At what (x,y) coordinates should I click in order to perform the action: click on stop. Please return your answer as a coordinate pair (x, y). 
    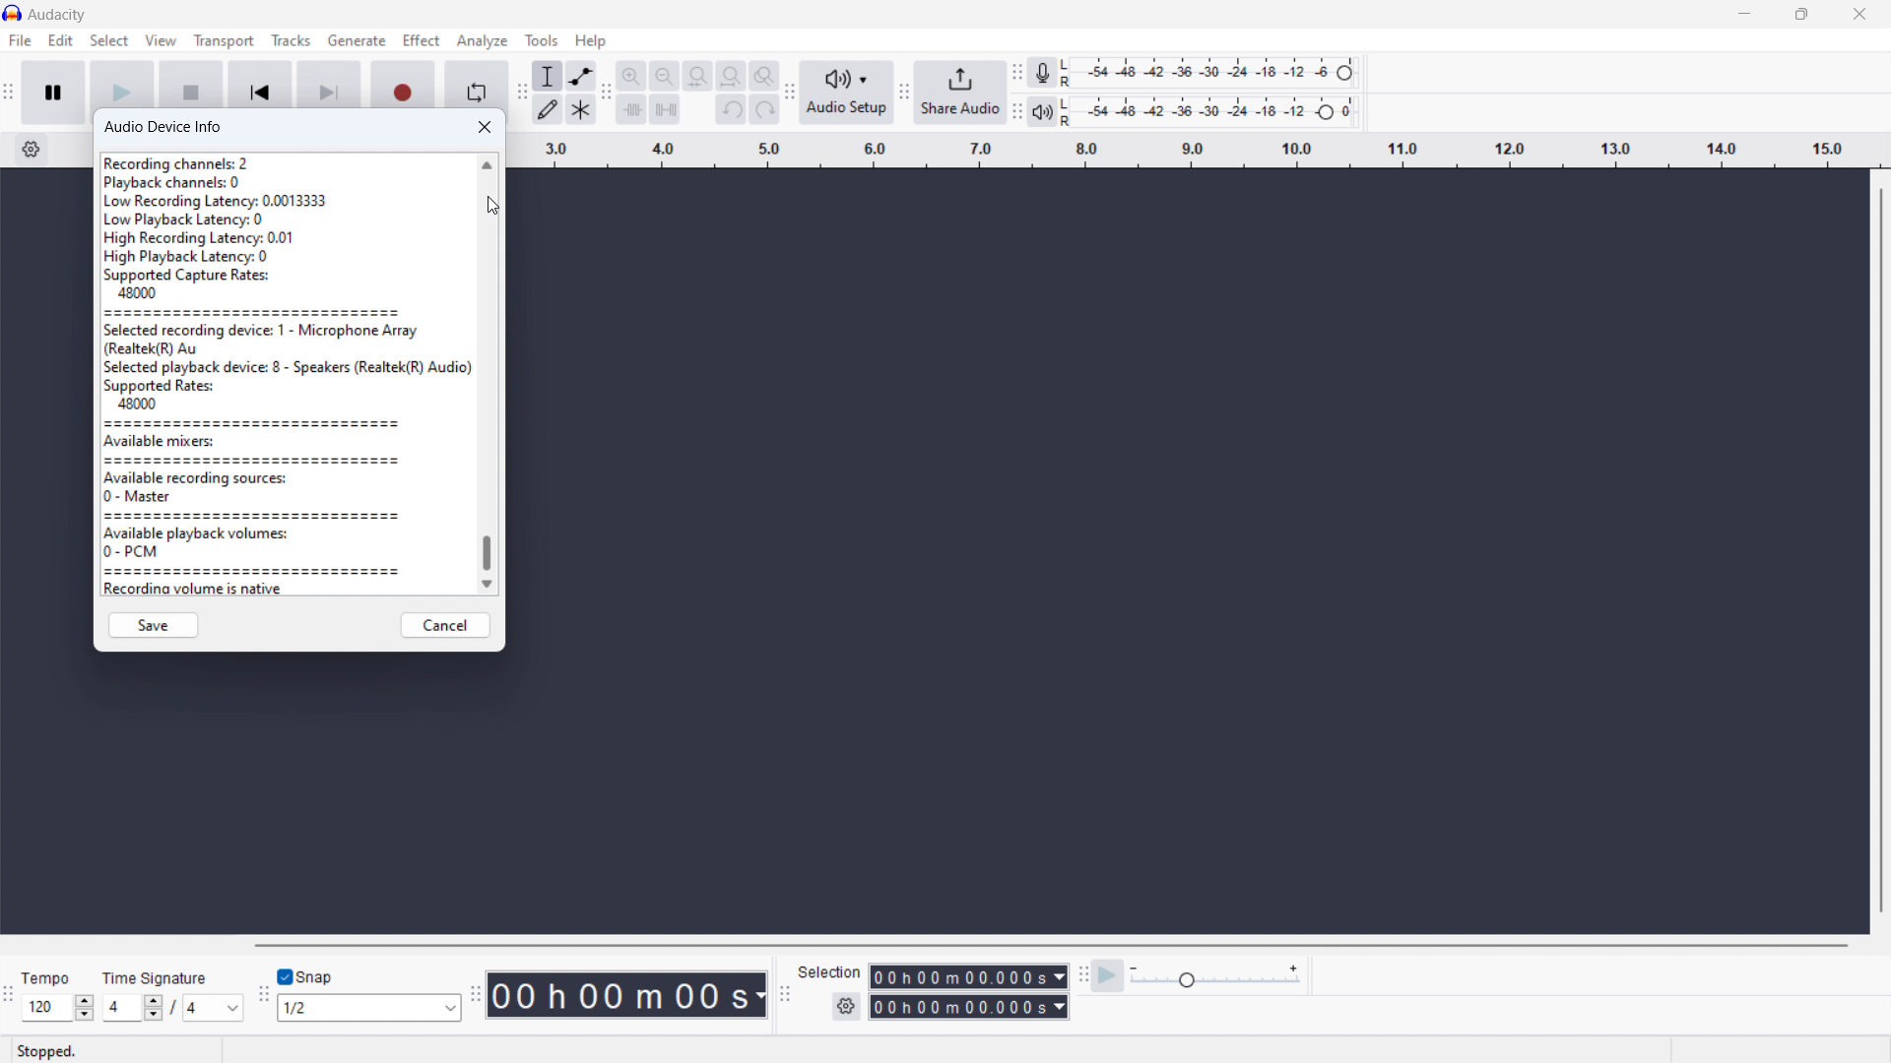
    Looking at the image, I should click on (191, 82).